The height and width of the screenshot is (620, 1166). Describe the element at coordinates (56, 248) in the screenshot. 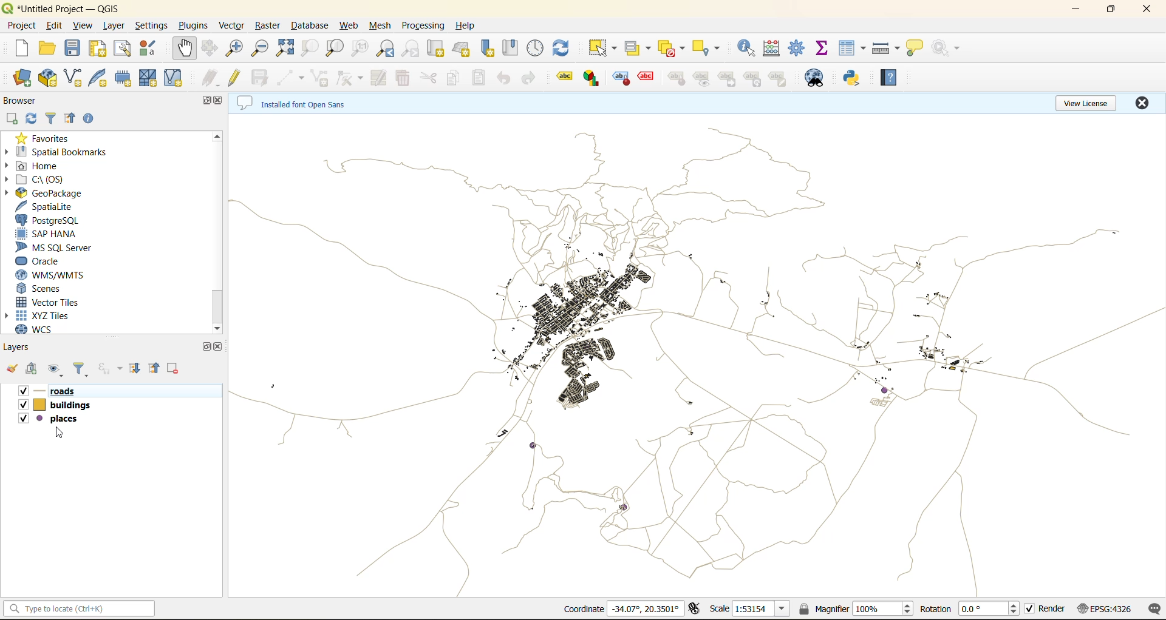

I see `ms sql server` at that location.